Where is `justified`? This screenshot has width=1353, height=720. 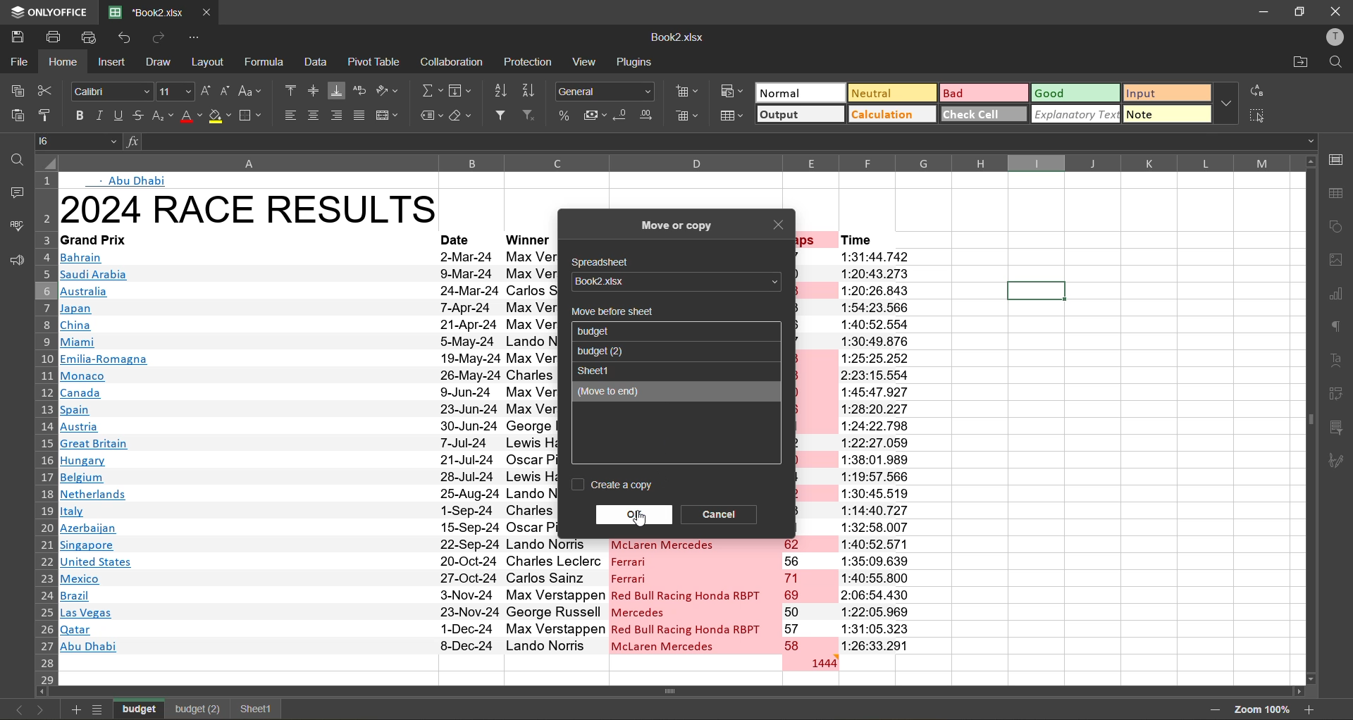
justified is located at coordinates (361, 116).